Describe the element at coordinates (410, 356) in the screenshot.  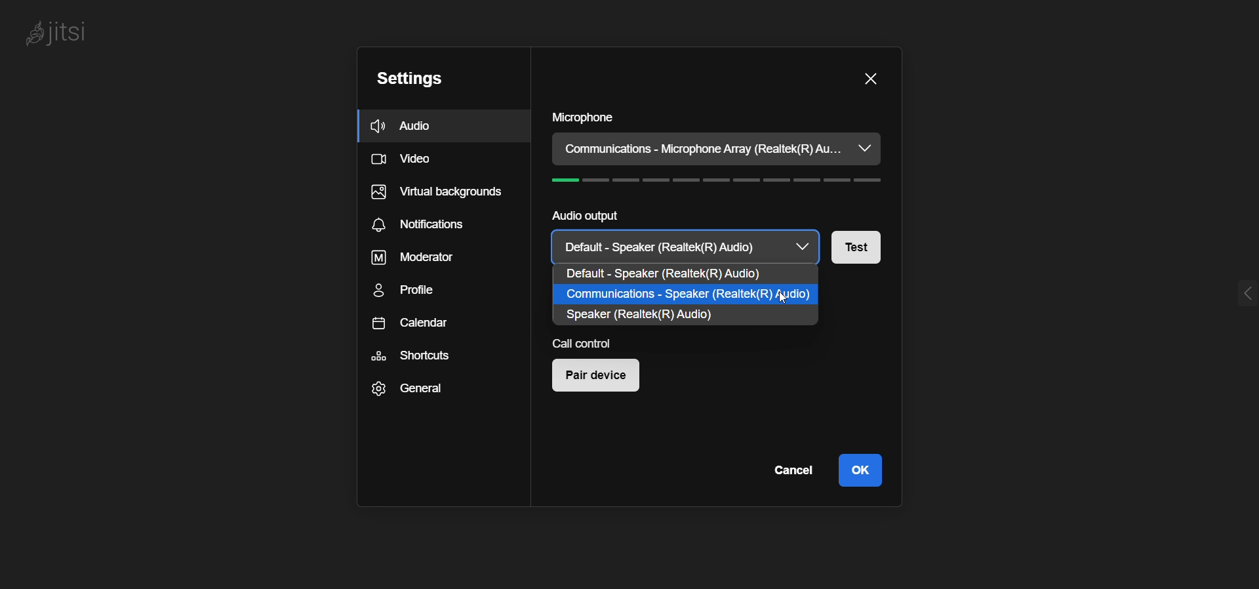
I see `shortcuts` at that location.